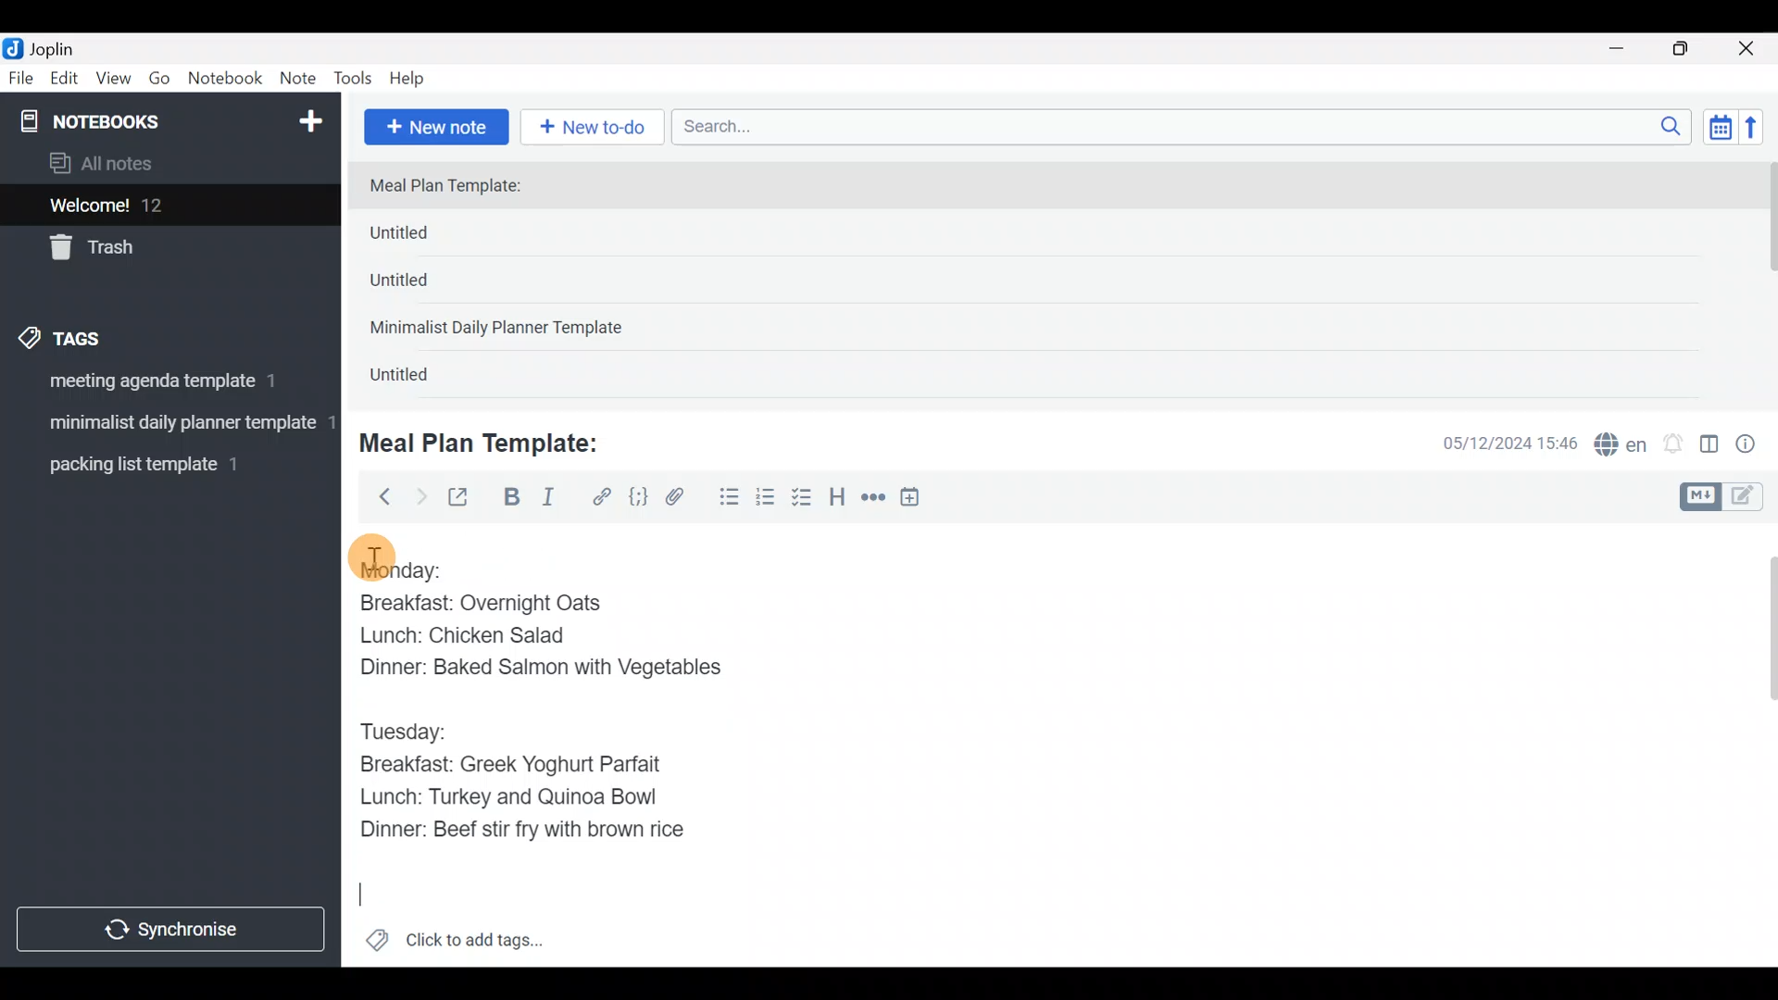  What do you see at coordinates (1766, 280) in the screenshot?
I see `scroll bar` at bounding box center [1766, 280].